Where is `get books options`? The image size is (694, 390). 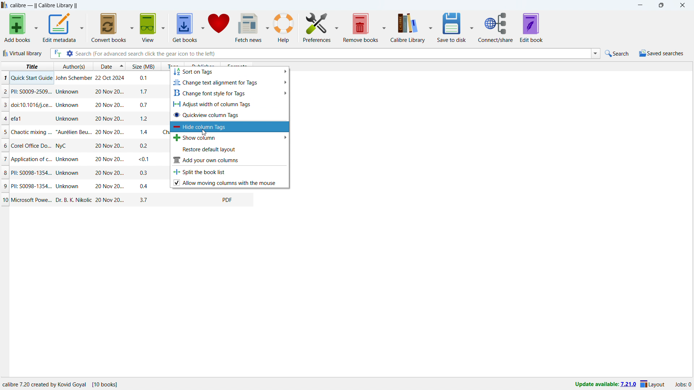
get books options is located at coordinates (202, 26).